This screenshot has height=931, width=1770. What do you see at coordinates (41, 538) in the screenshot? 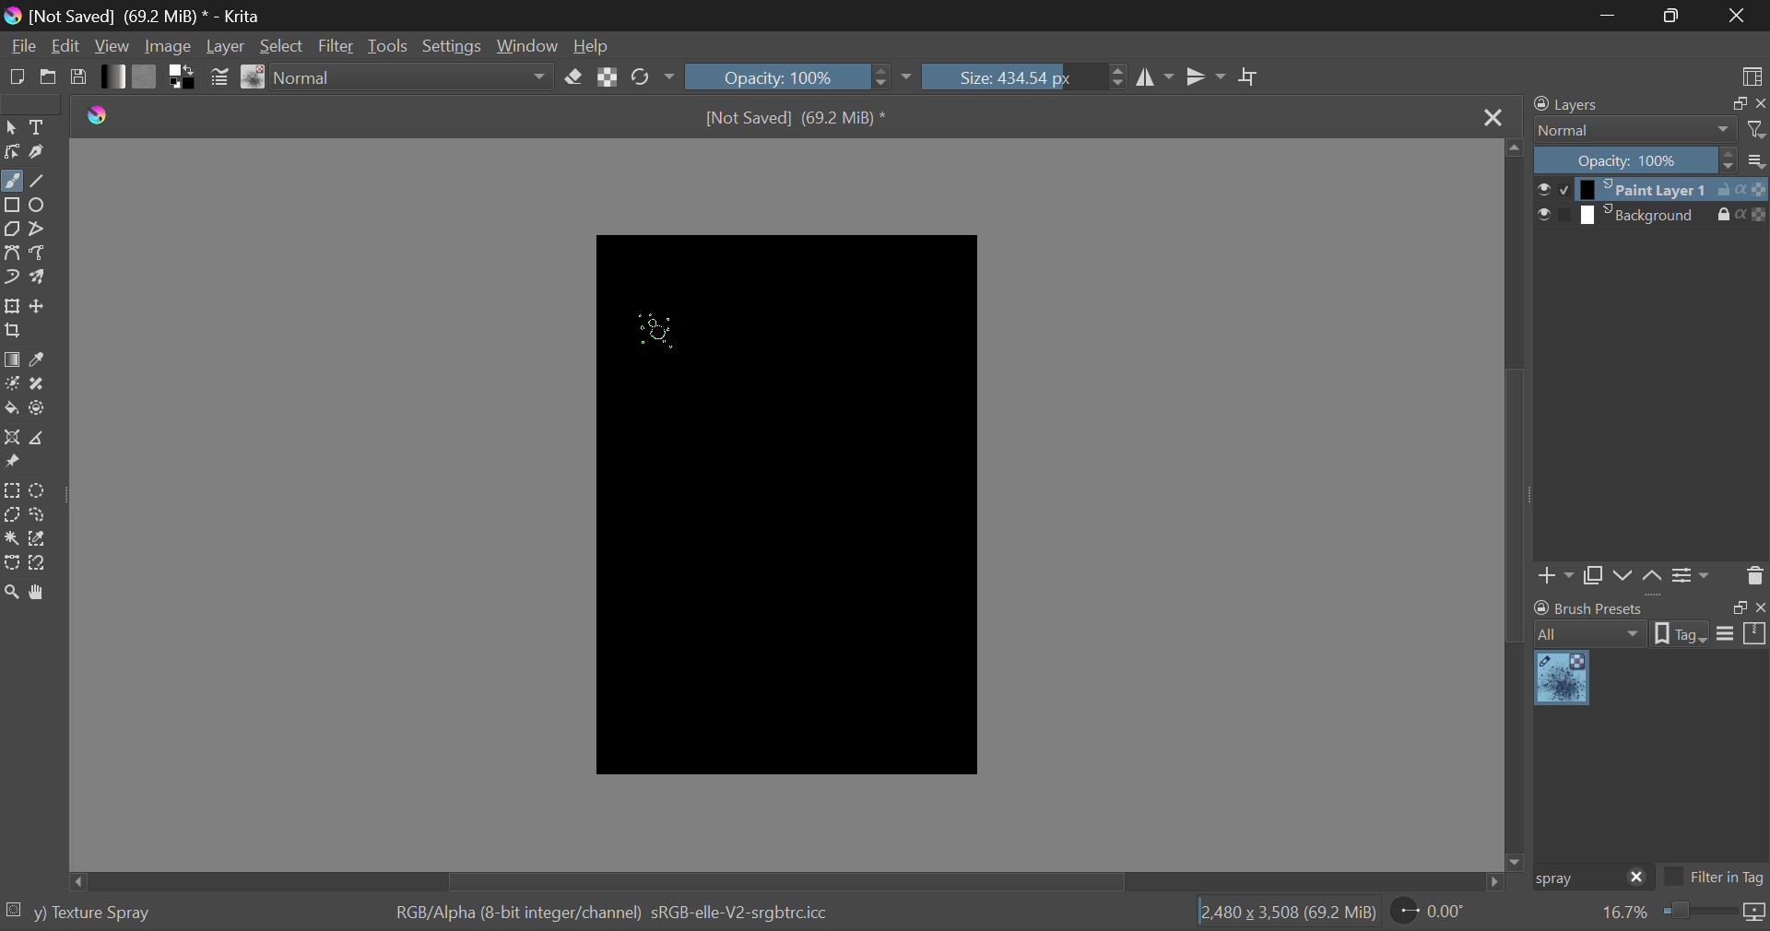
I see `Similar Color Selector` at bounding box center [41, 538].